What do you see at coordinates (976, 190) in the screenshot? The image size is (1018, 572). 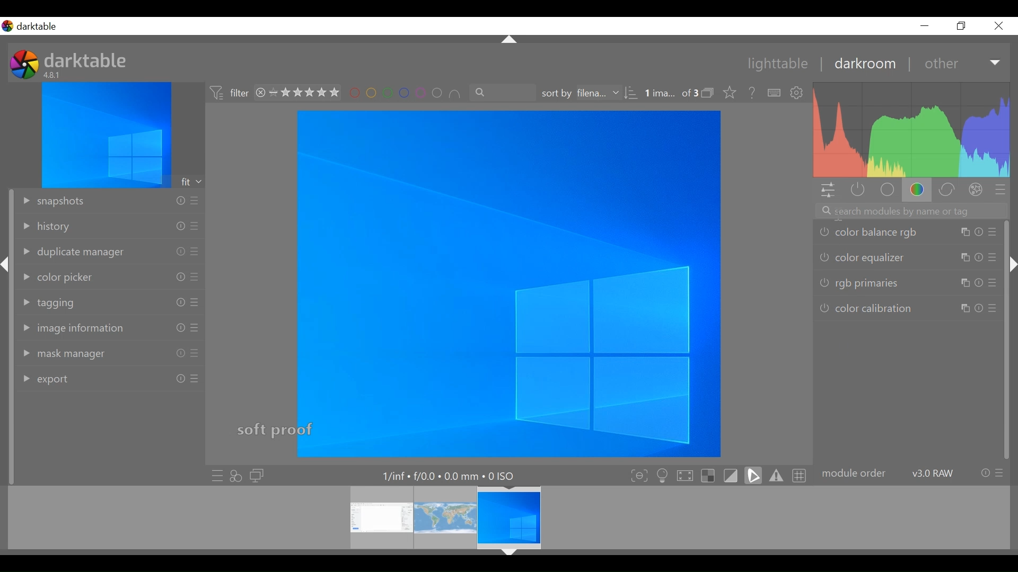 I see `effect` at bounding box center [976, 190].